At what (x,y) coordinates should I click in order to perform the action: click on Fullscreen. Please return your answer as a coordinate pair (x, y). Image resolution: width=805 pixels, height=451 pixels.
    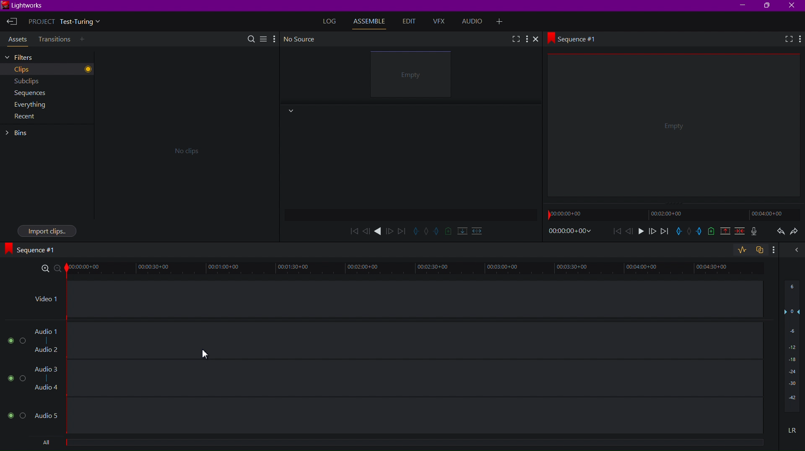
    Looking at the image, I should click on (786, 40).